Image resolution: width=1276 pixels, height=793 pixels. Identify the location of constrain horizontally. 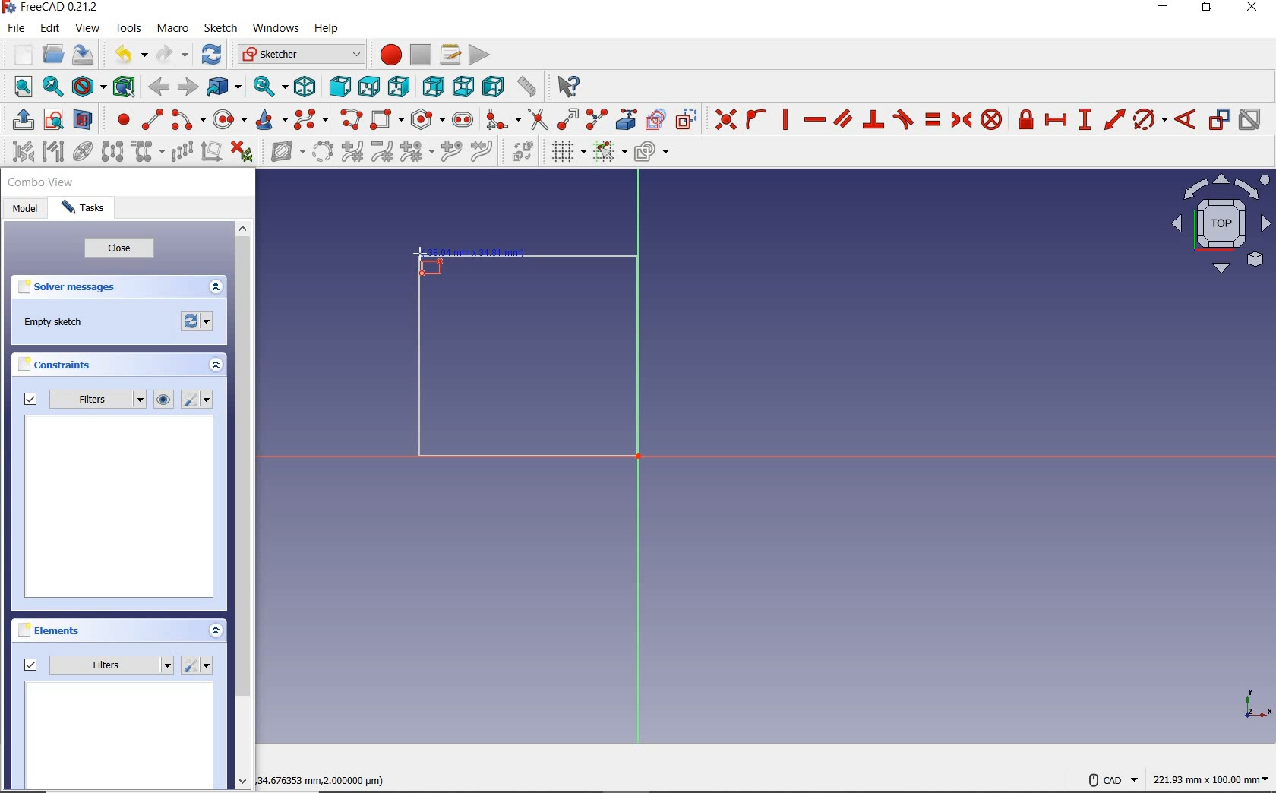
(814, 120).